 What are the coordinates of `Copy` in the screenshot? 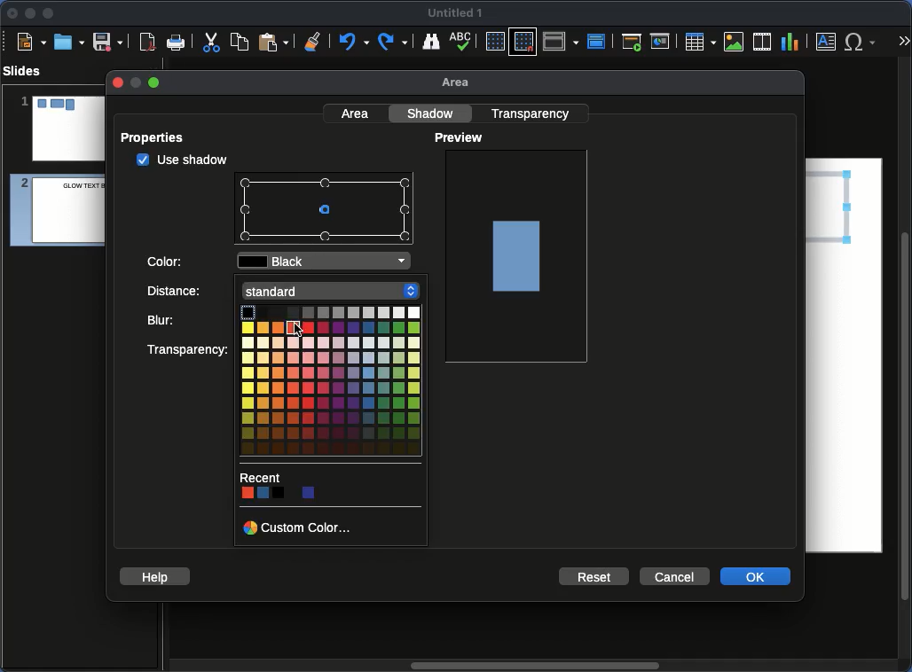 It's located at (240, 41).